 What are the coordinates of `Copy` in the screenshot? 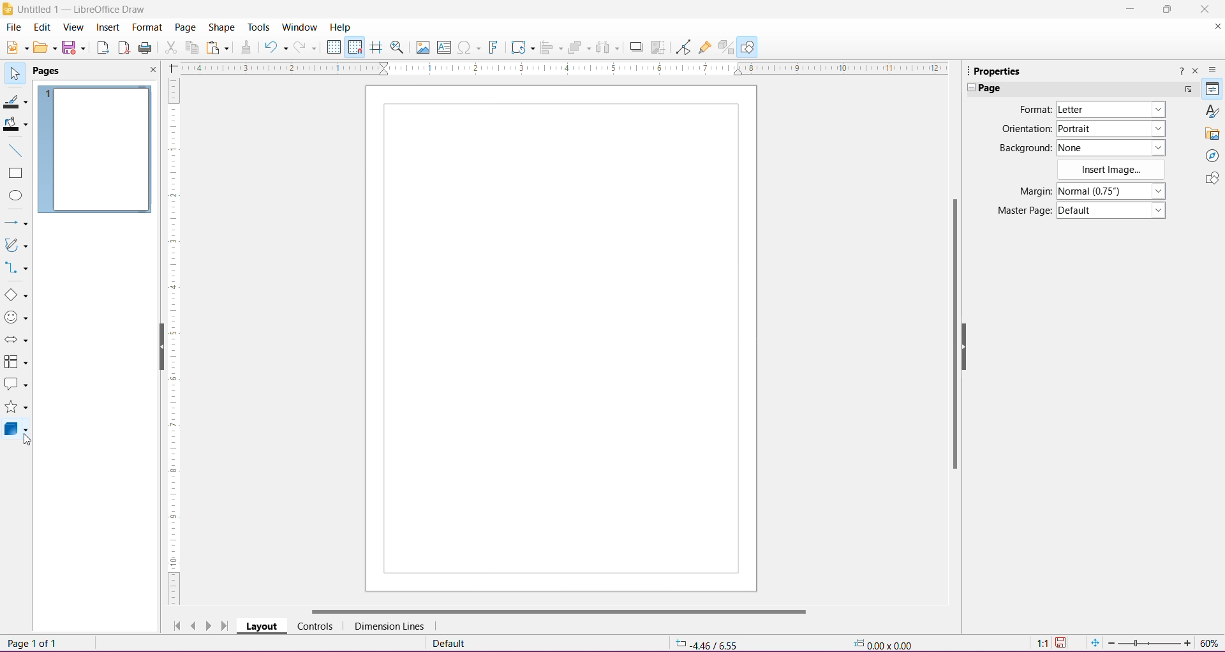 It's located at (191, 48).